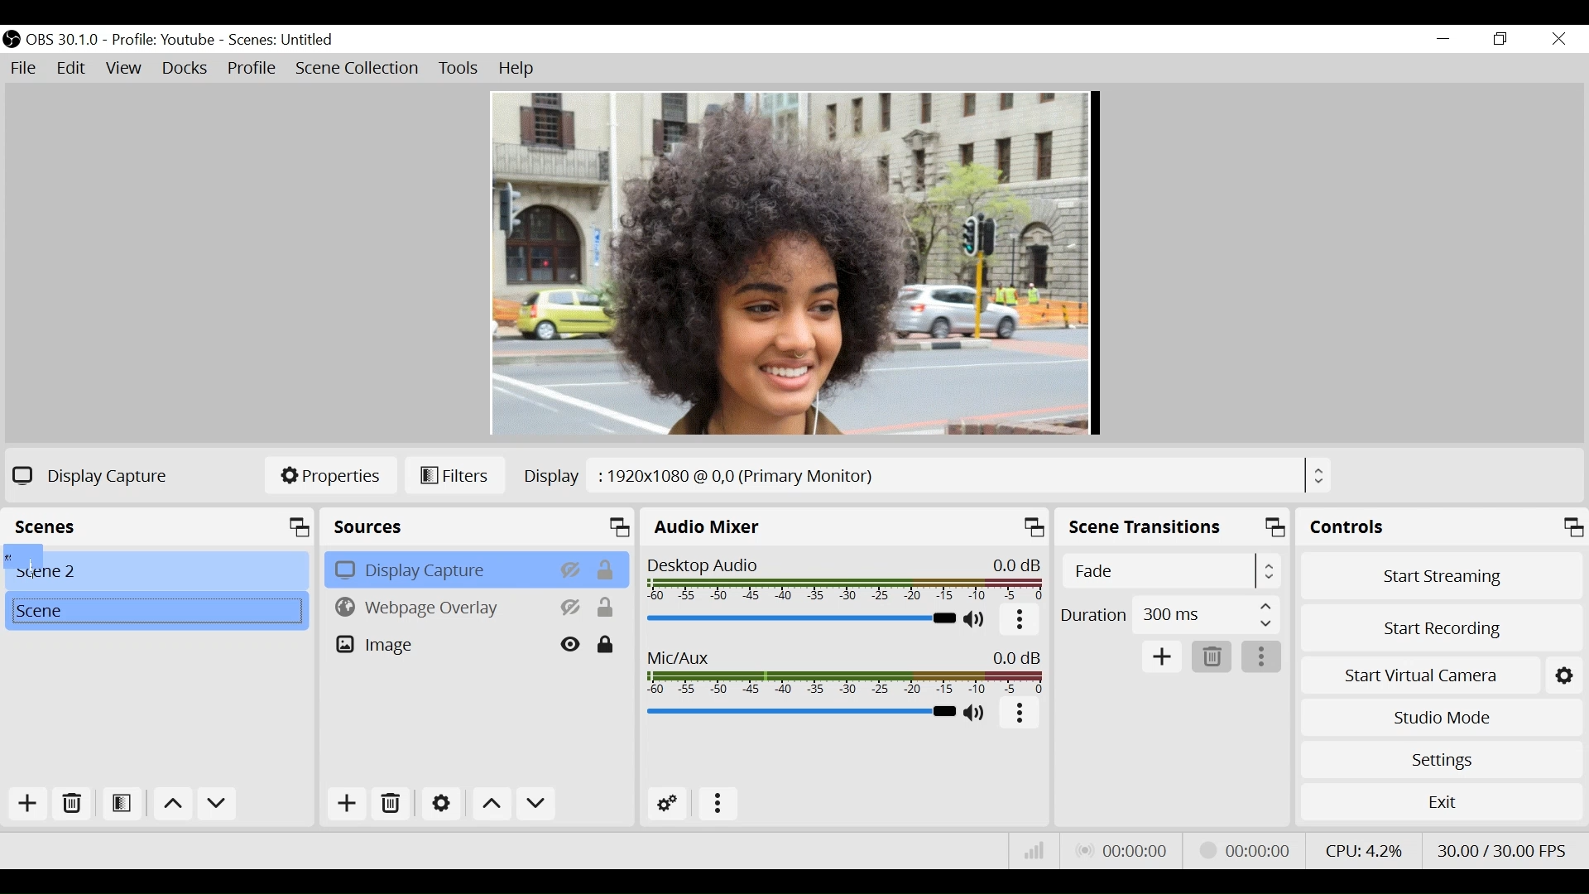 This screenshot has width=1589, height=894. Describe the element at coordinates (1441, 576) in the screenshot. I see `Start Streaming` at that location.